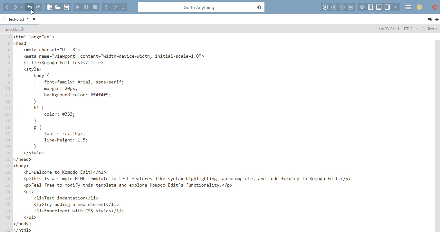 This screenshot has width=440, height=232. Describe the element at coordinates (362, 7) in the screenshot. I see `toggle focus mode` at that location.